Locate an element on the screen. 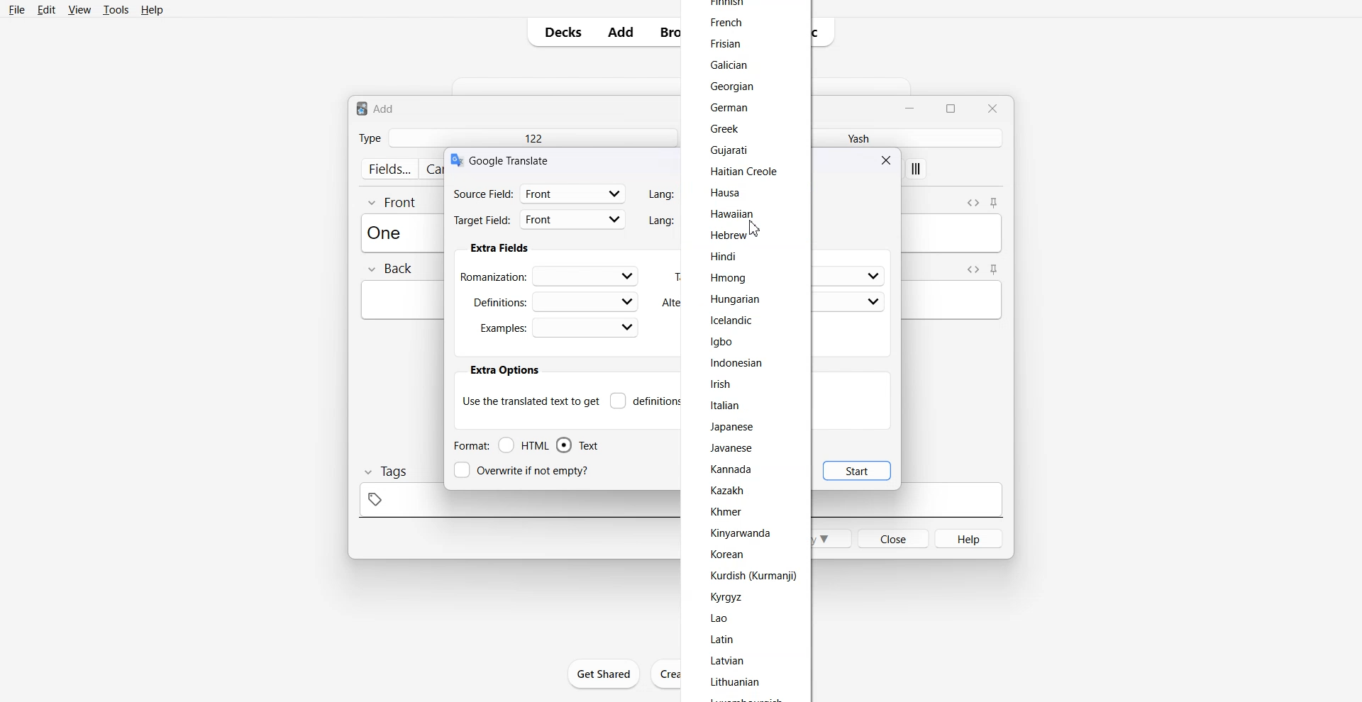 Image resolution: width=1362 pixels, height=702 pixels. Kurdish (Kurmanji) is located at coordinates (752, 576).